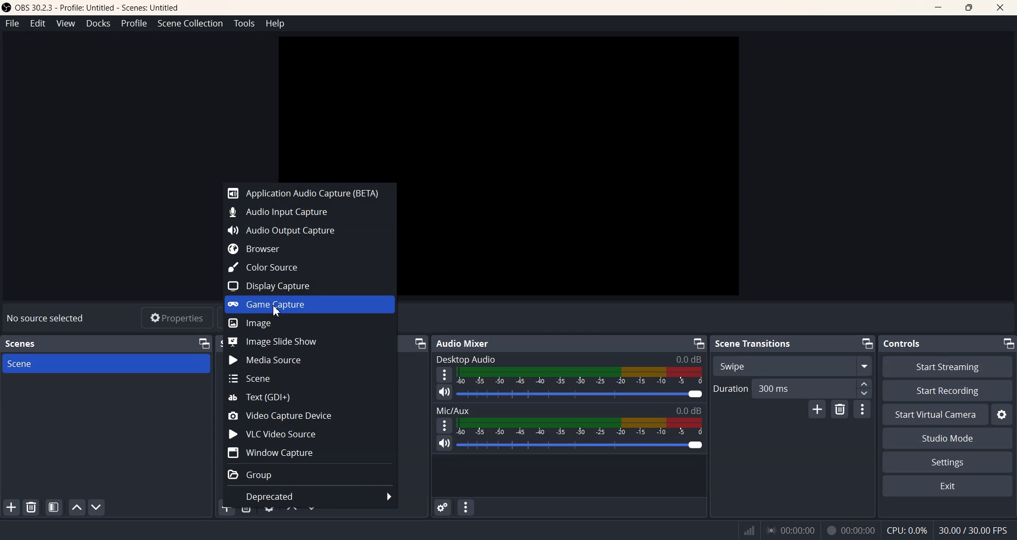 The width and height of the screenshot is (1017, 540). Describe the element at coordinates (569, 410) in the screenshot. I see `Text` at that location.